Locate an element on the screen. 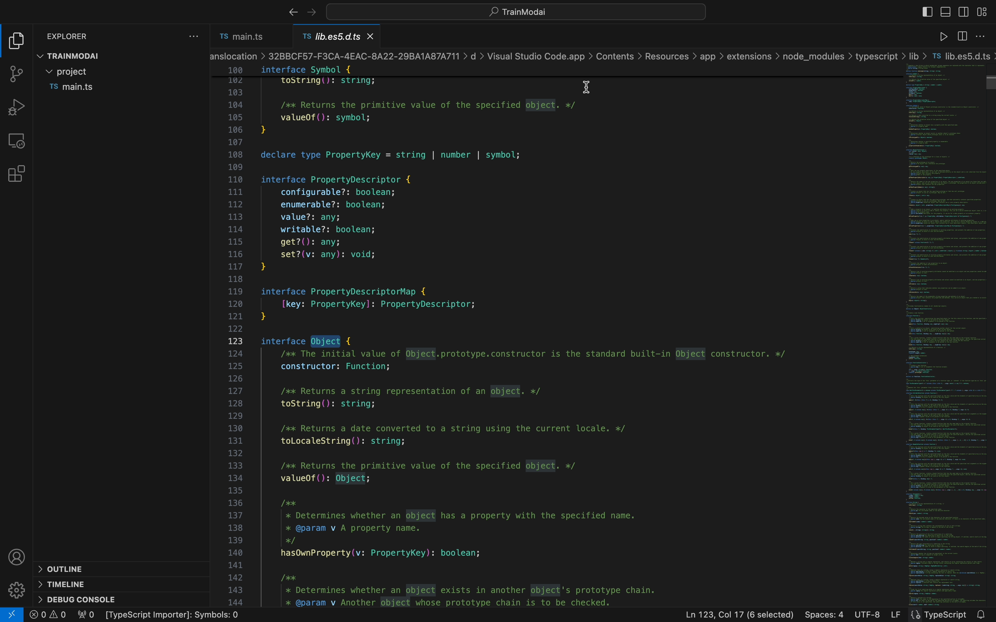 This screenshot has height=622, width=996. outline is located at coordinates (64, 570).